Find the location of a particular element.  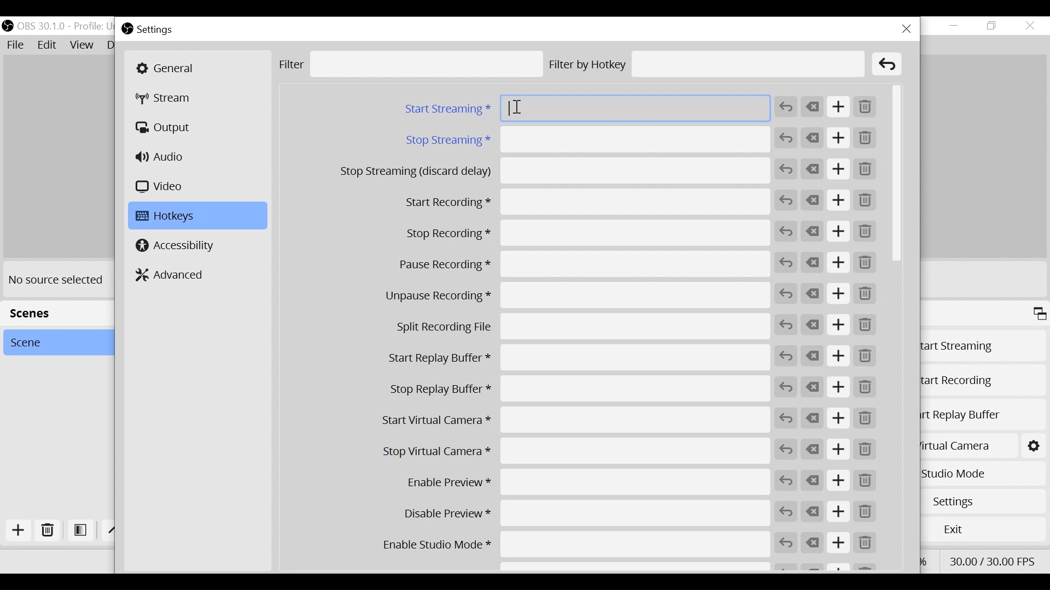

Audio is located at coordinates (162, 156).